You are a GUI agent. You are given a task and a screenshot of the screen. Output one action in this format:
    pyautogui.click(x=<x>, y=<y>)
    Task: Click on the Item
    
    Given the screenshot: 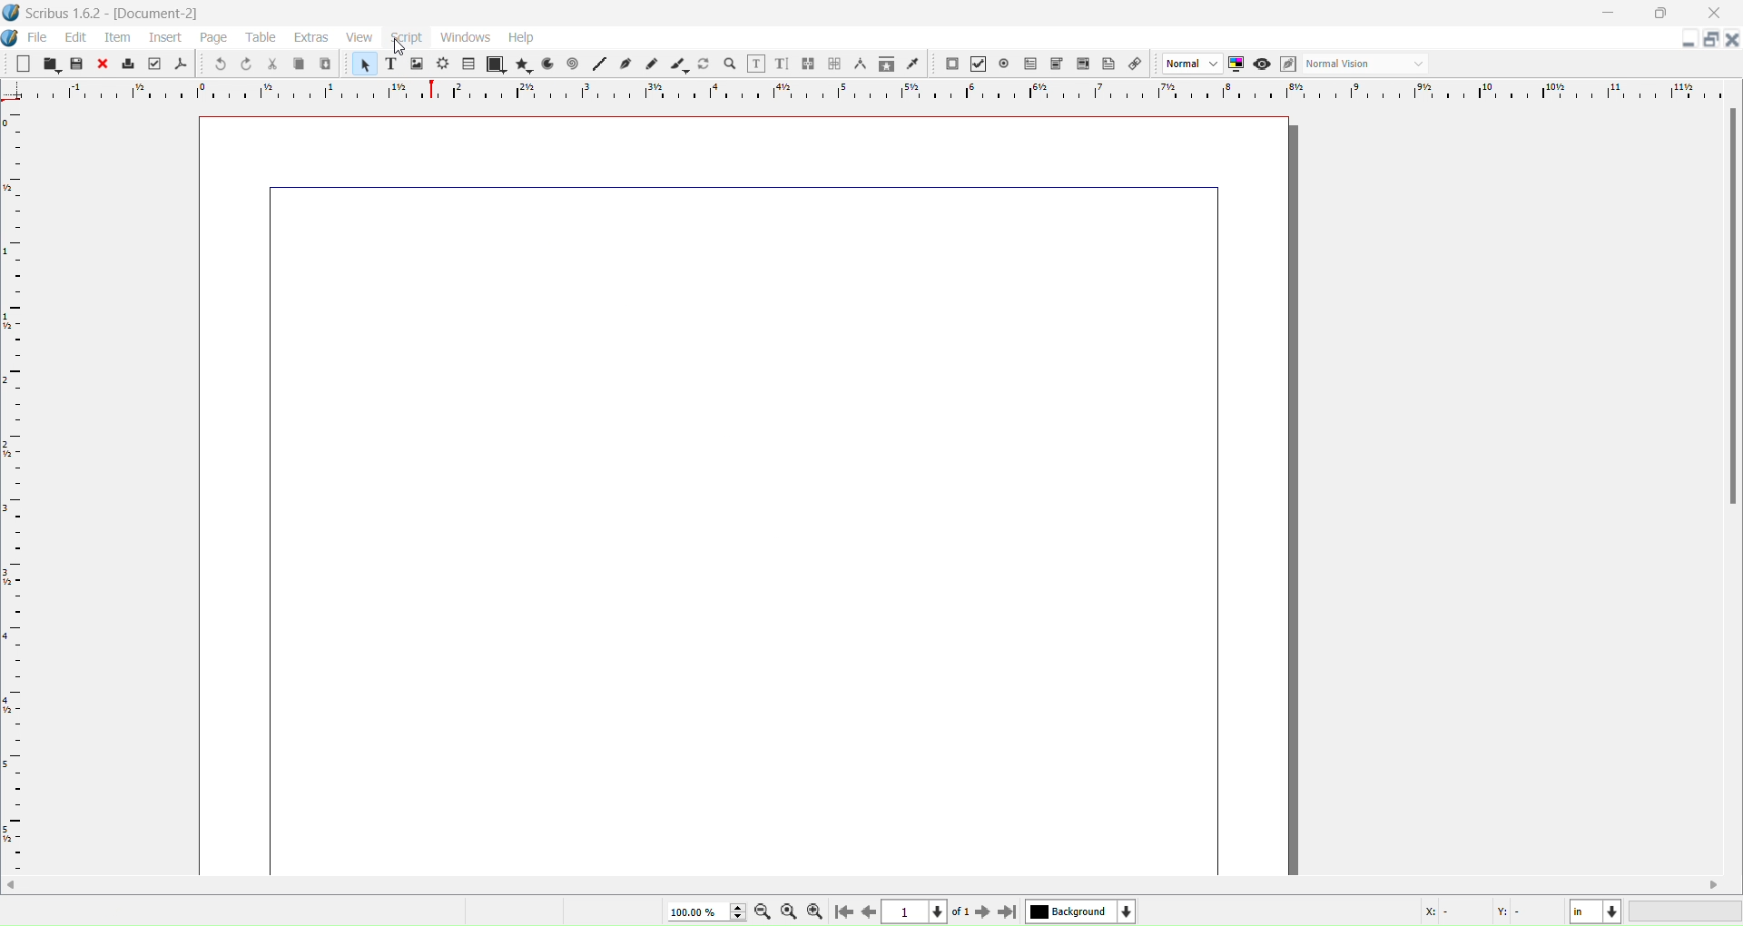 What is the action you would take?
    pyautogui.click(x=117, y=38)
    